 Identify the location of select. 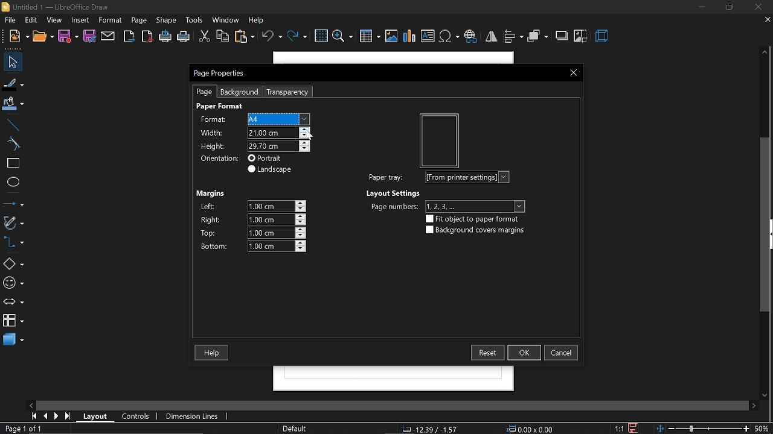
(11, 62).